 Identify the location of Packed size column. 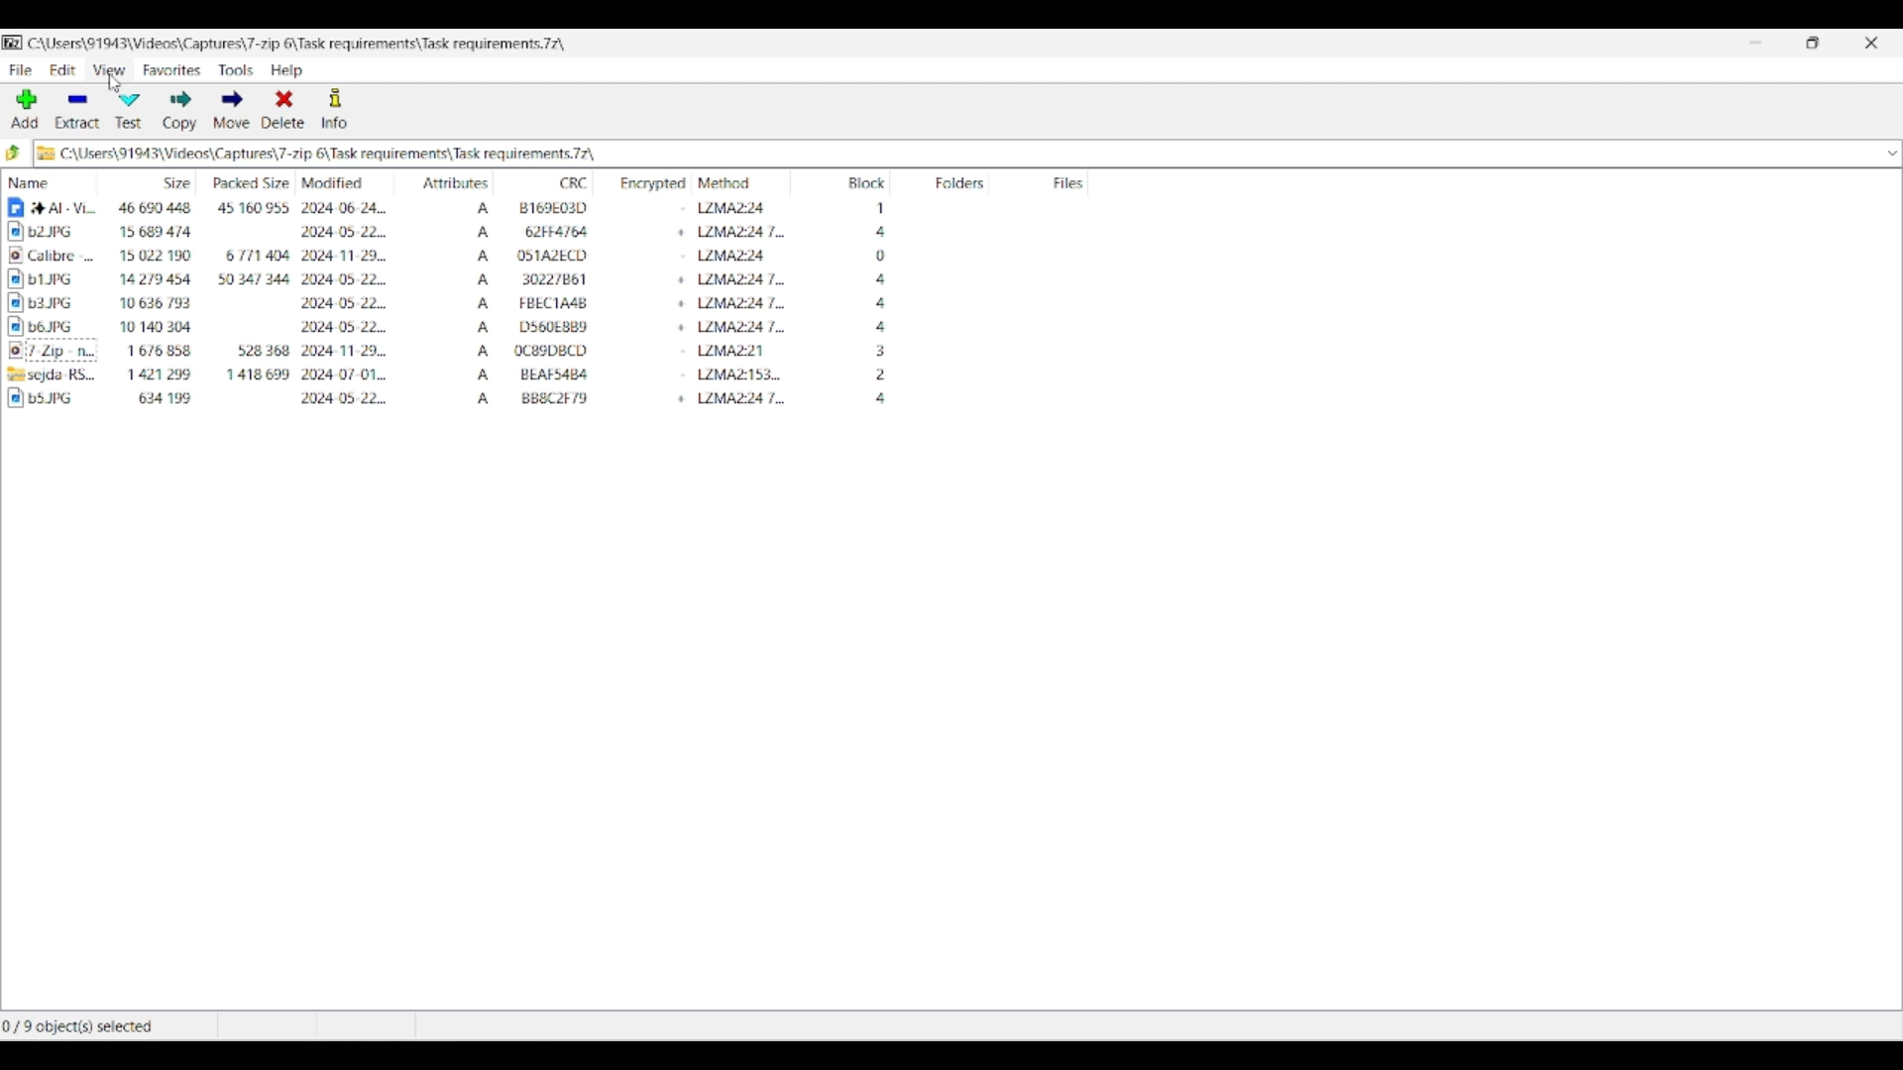
(247, 180).